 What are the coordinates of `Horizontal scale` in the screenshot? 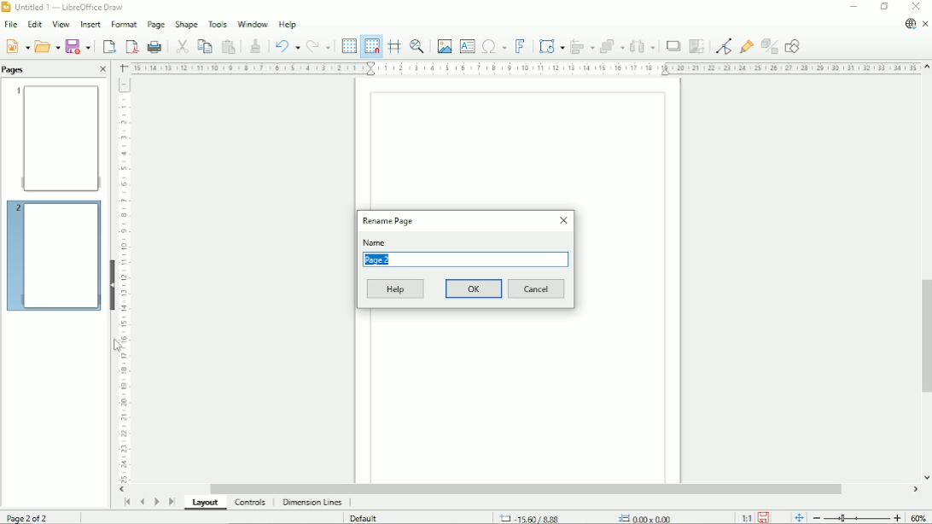 It's located at (524, 67).